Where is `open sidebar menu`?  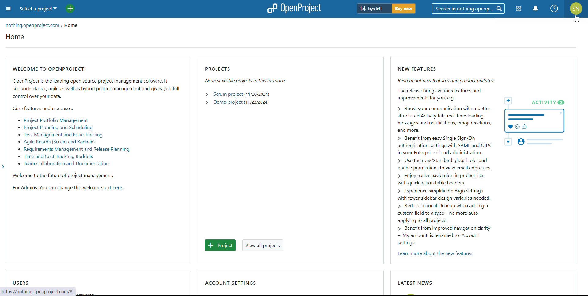 open sidebar menu is located at coordinates (8, 9).